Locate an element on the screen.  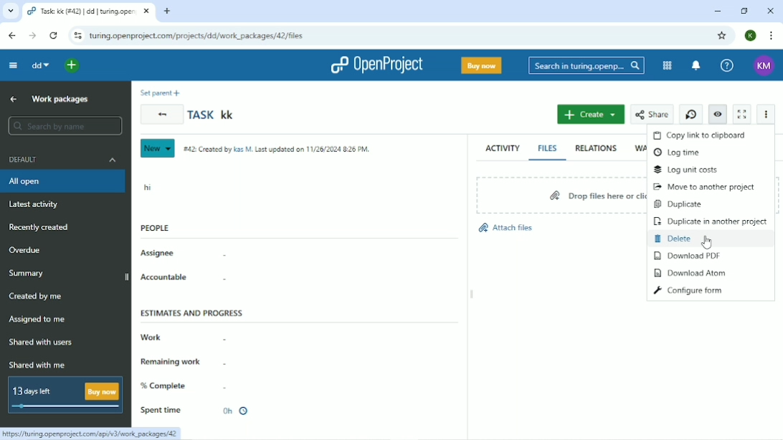
Reload this page is located at coordinates (54, 37).